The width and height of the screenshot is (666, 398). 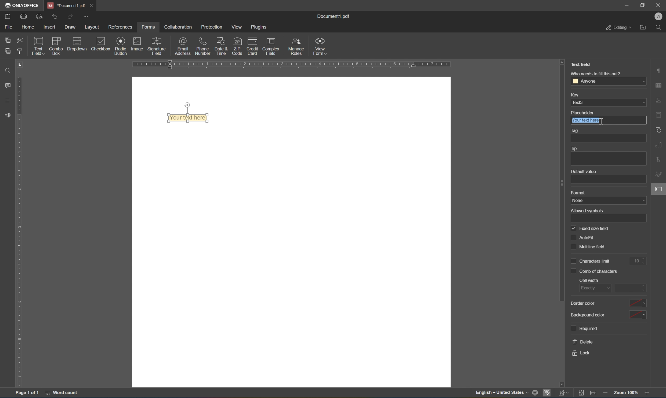 I want to click on placeholder, so click(x=597, y=112).